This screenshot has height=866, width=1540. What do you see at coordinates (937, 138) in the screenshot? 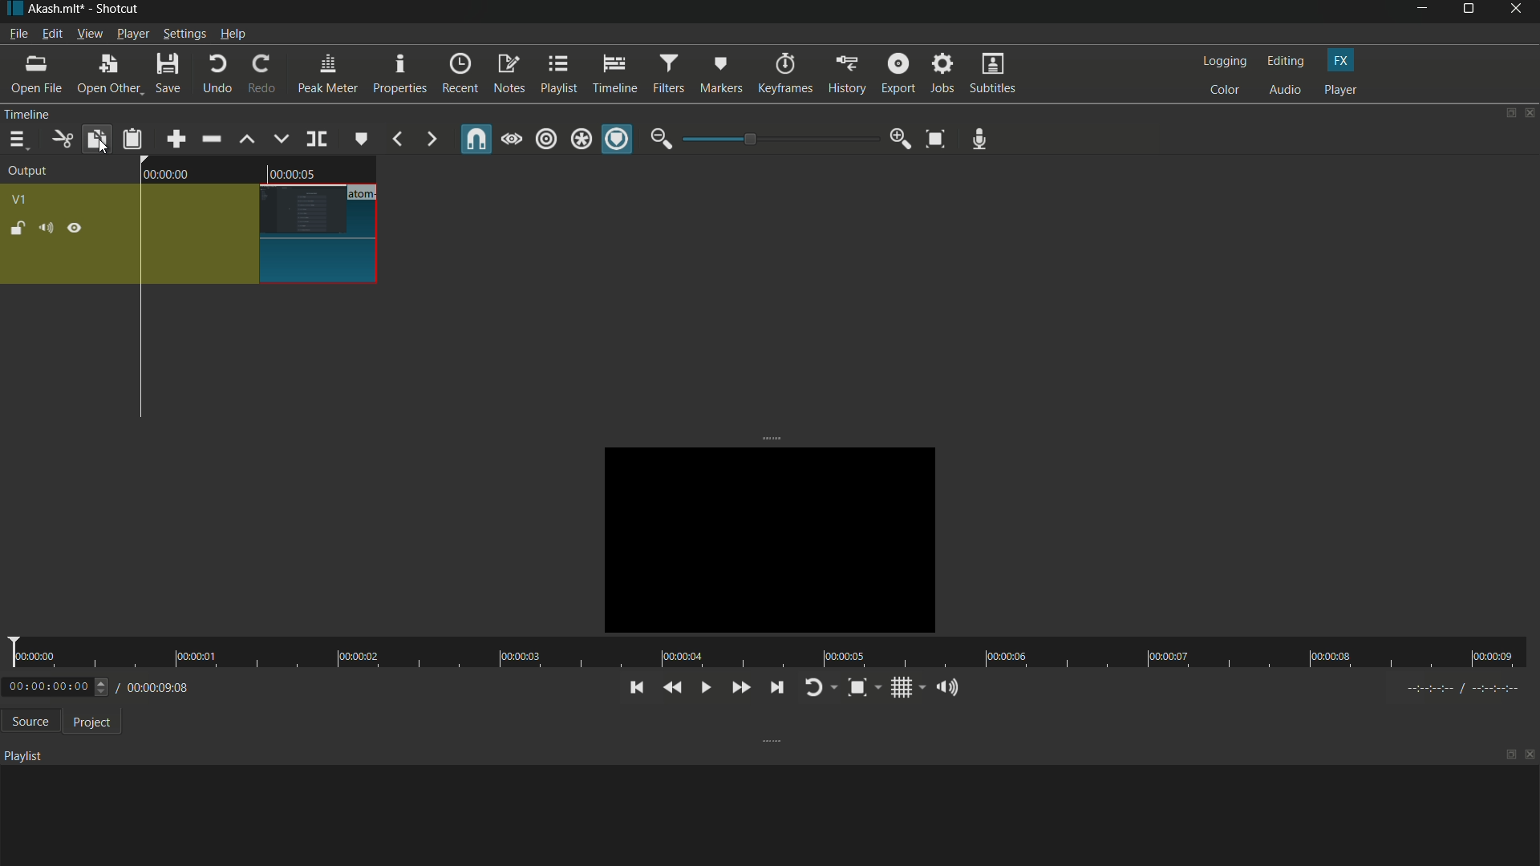
I see `toggle zoom` at bounding box center [937, 138].